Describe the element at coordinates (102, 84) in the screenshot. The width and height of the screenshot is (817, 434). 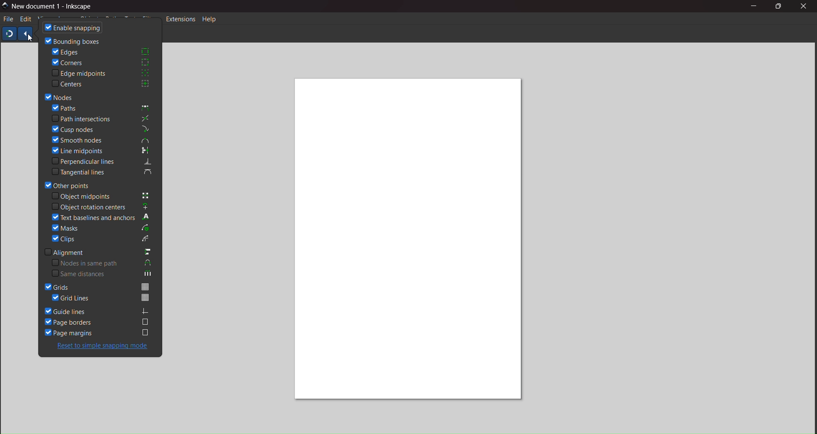
I see `centers` at that location.